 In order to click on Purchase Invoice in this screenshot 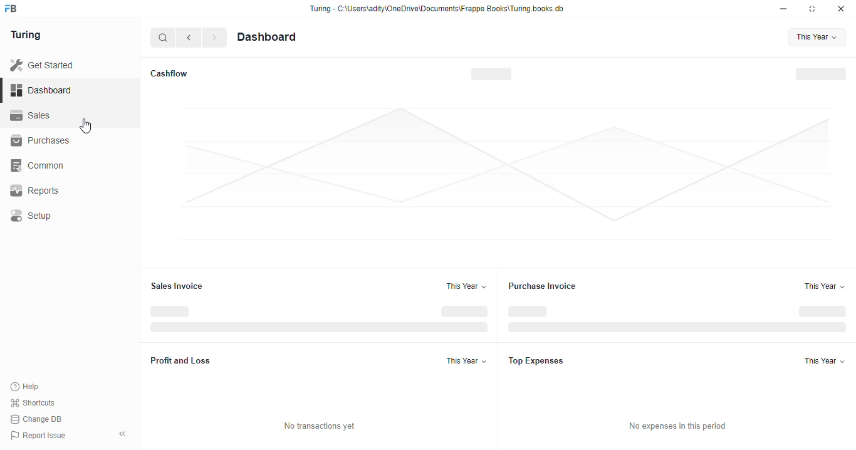, I will do `click(550, 287)`.